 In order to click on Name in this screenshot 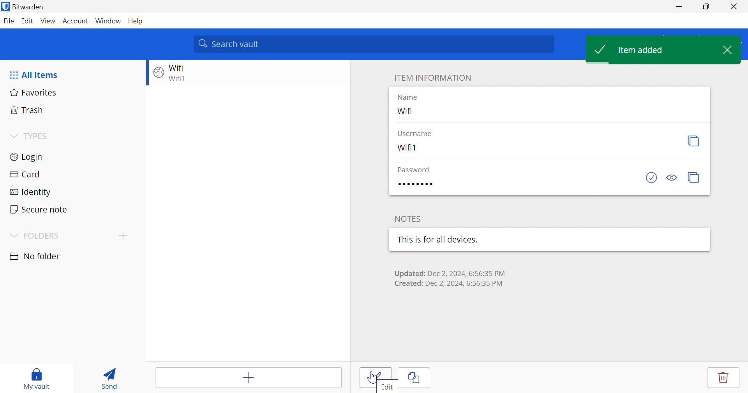, I will do `click(406, 96)`.